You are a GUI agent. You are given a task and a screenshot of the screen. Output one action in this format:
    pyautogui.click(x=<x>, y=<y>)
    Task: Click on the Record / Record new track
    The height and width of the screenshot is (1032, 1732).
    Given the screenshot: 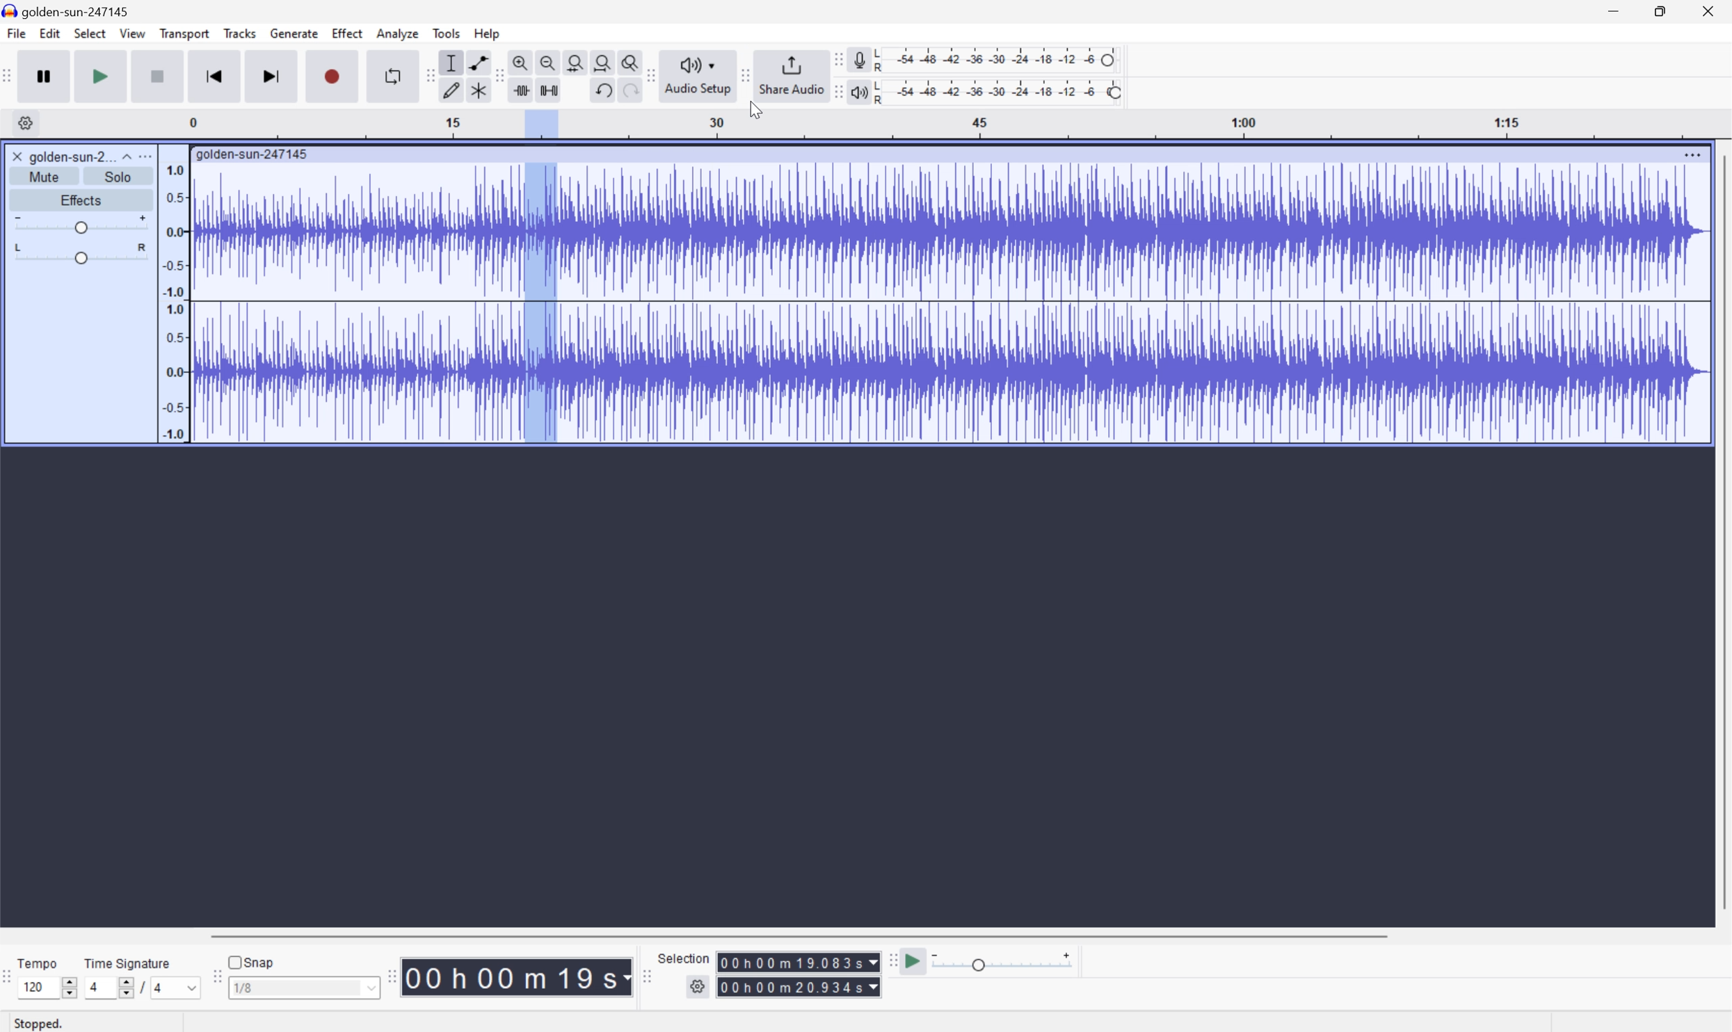 What is the action you would take?
    pyautogui.click(x=334, y=76)
    